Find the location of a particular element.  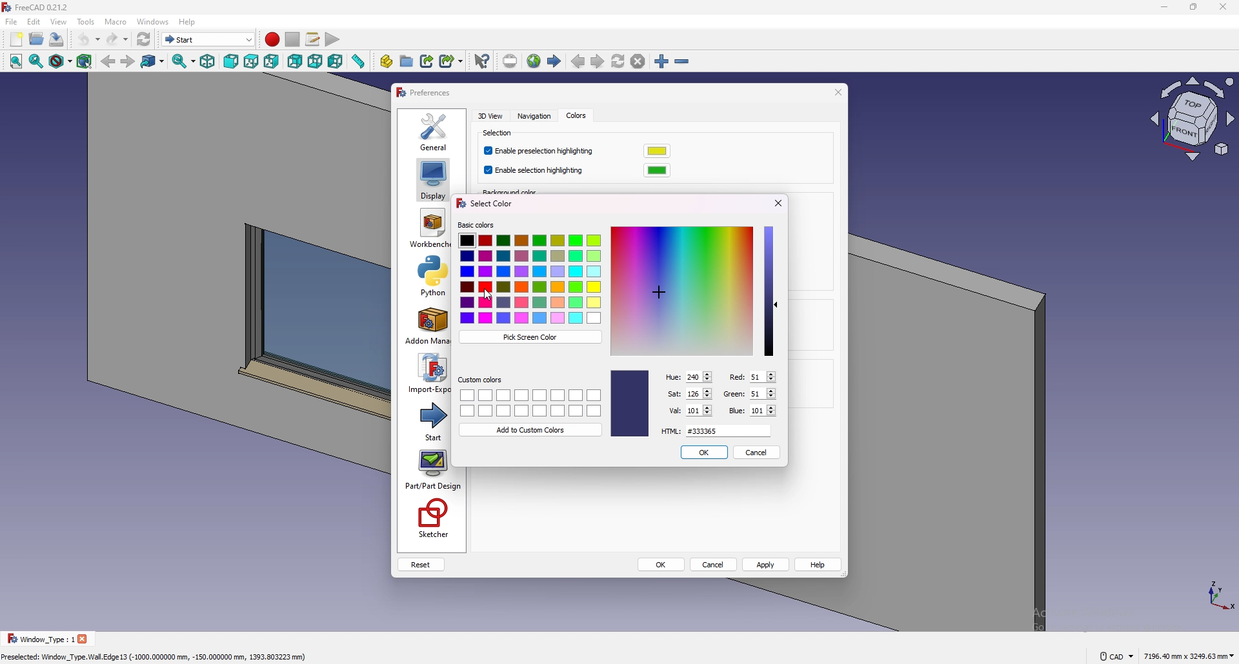

save is located at coordinates (57, 39).